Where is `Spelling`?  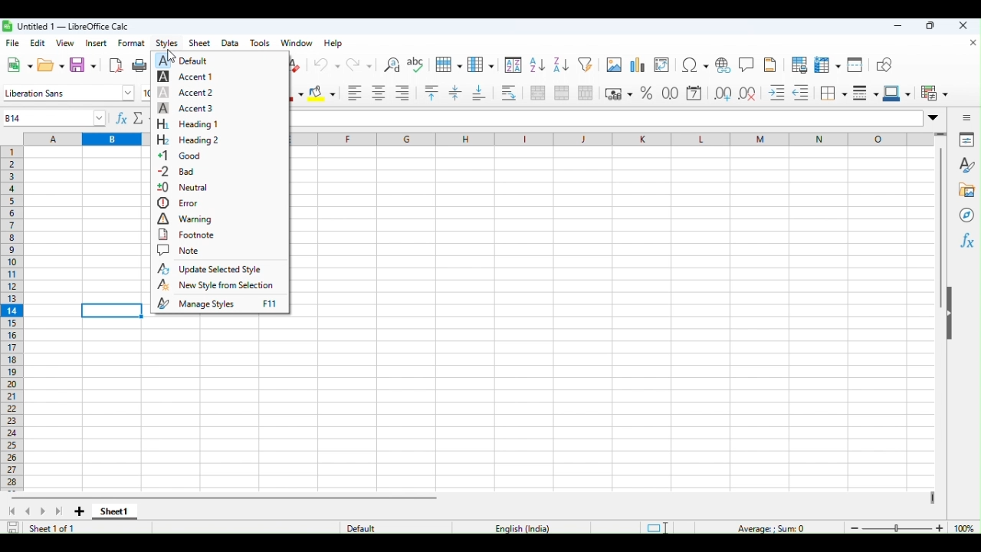 Spelling is located at coordinates (416, 64).